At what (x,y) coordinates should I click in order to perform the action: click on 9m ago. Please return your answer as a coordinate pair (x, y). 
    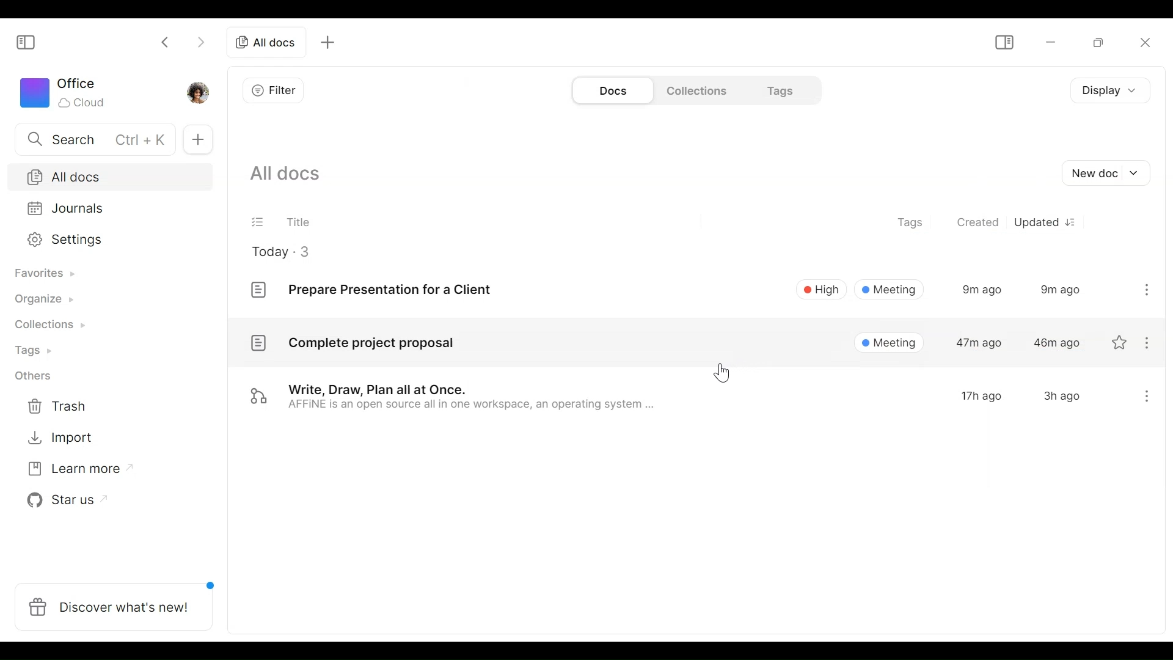
    Looking at the image, I should click on (1062, 292).